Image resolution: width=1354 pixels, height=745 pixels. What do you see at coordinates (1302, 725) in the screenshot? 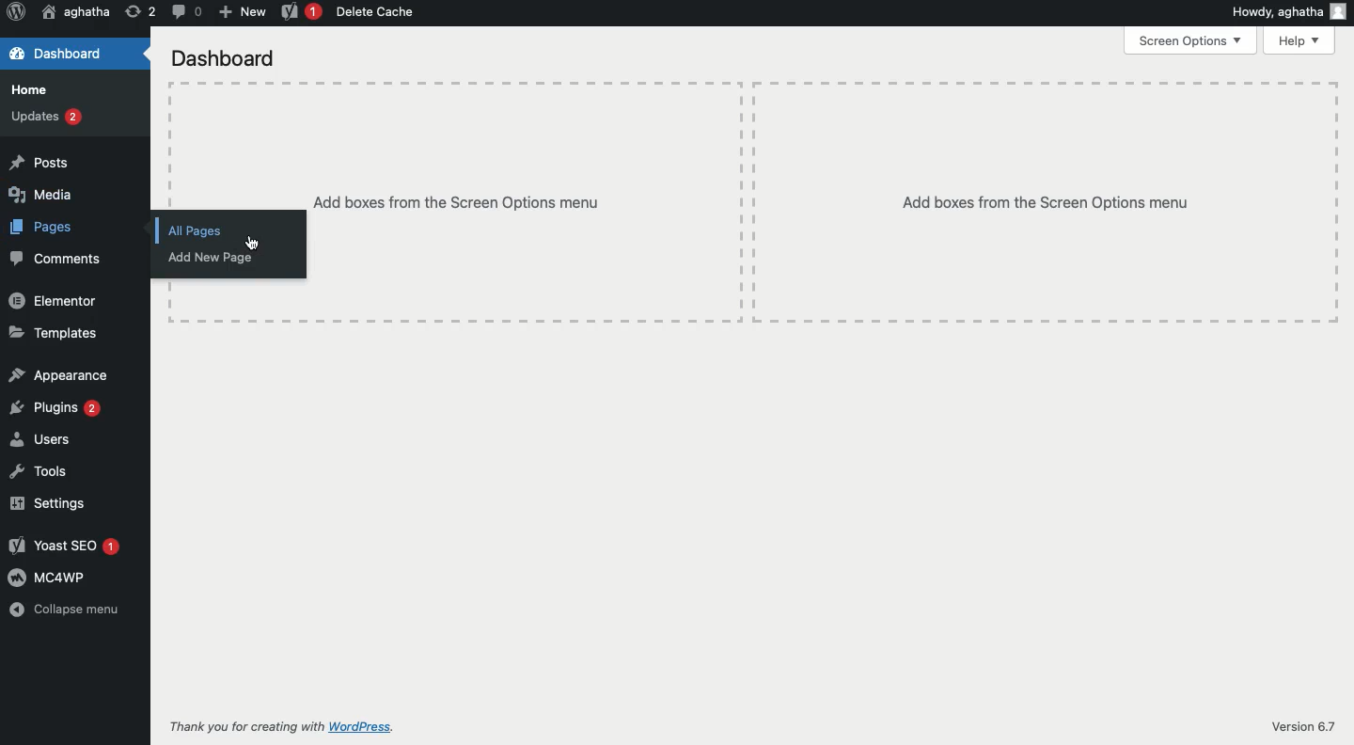
I see `Version 6.7` at bounding box center [1302, 725].